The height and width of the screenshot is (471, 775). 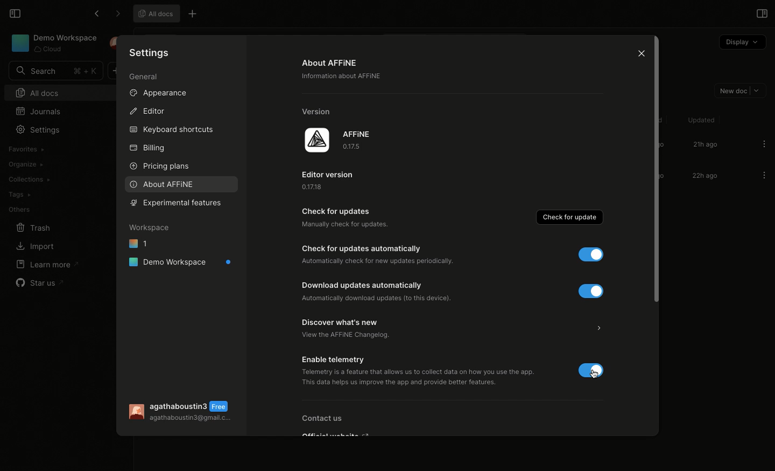 I want to click on Properties, so click(x=161, y=298).